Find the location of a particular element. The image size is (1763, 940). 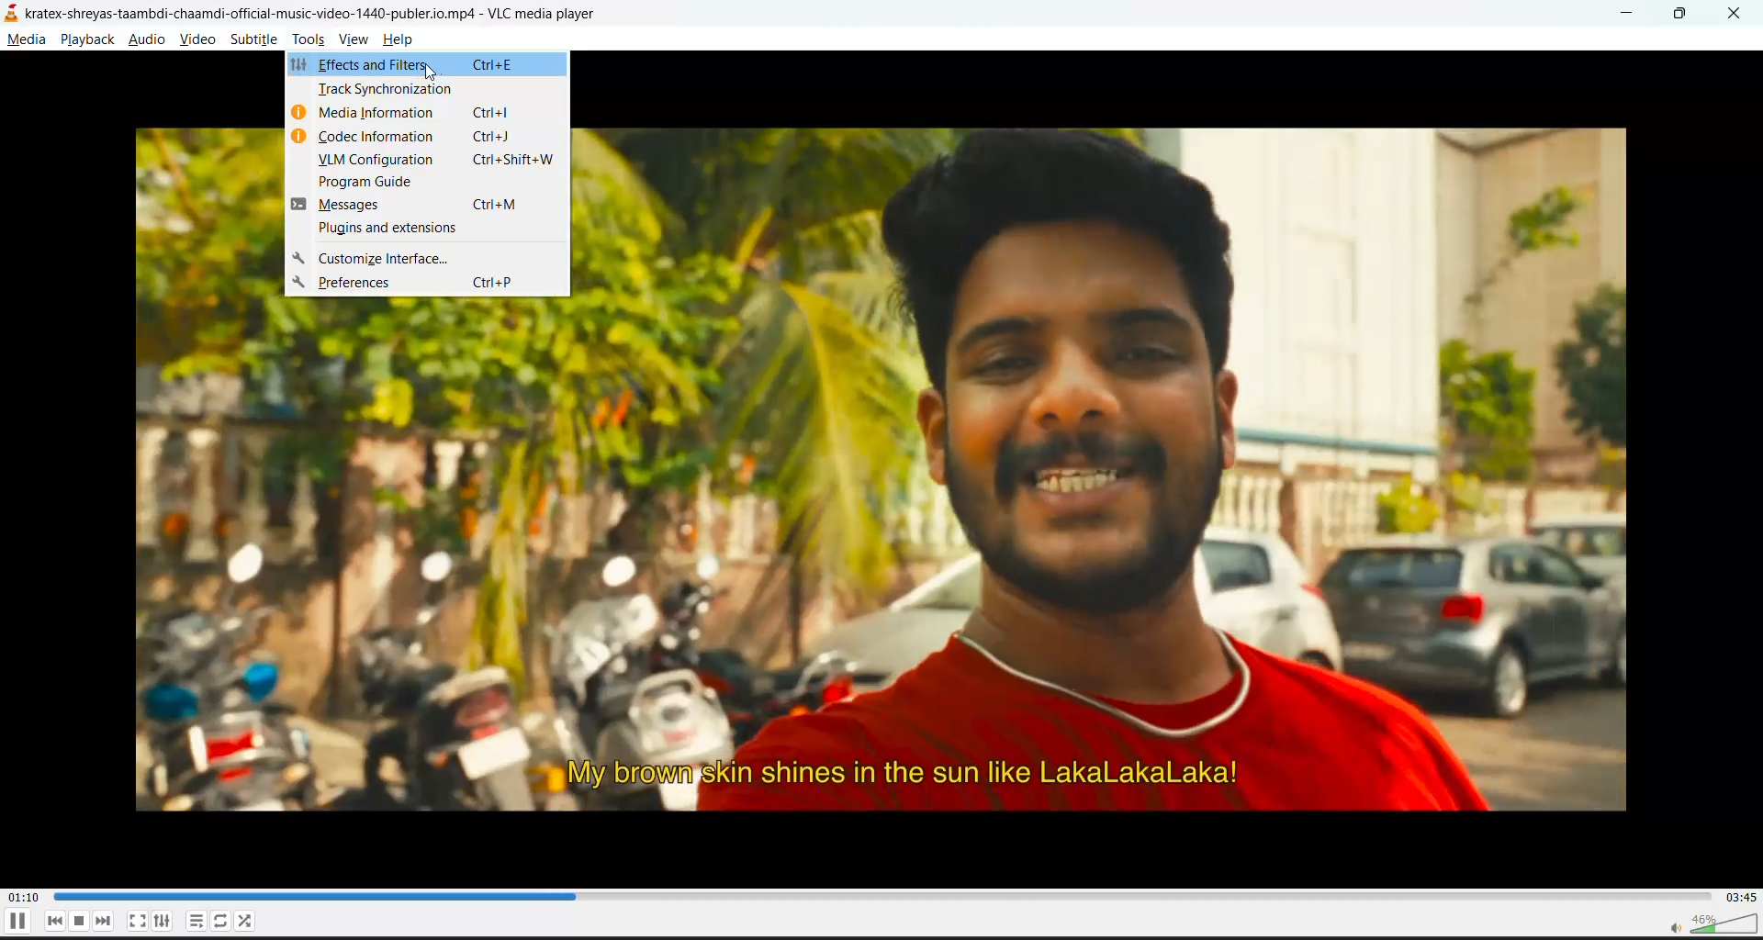

kratex-shreyas-taambdi-chaamdi-official-music-video-1440-publer.io.mp4 - VLC media player is located at coordinates (326, 14).